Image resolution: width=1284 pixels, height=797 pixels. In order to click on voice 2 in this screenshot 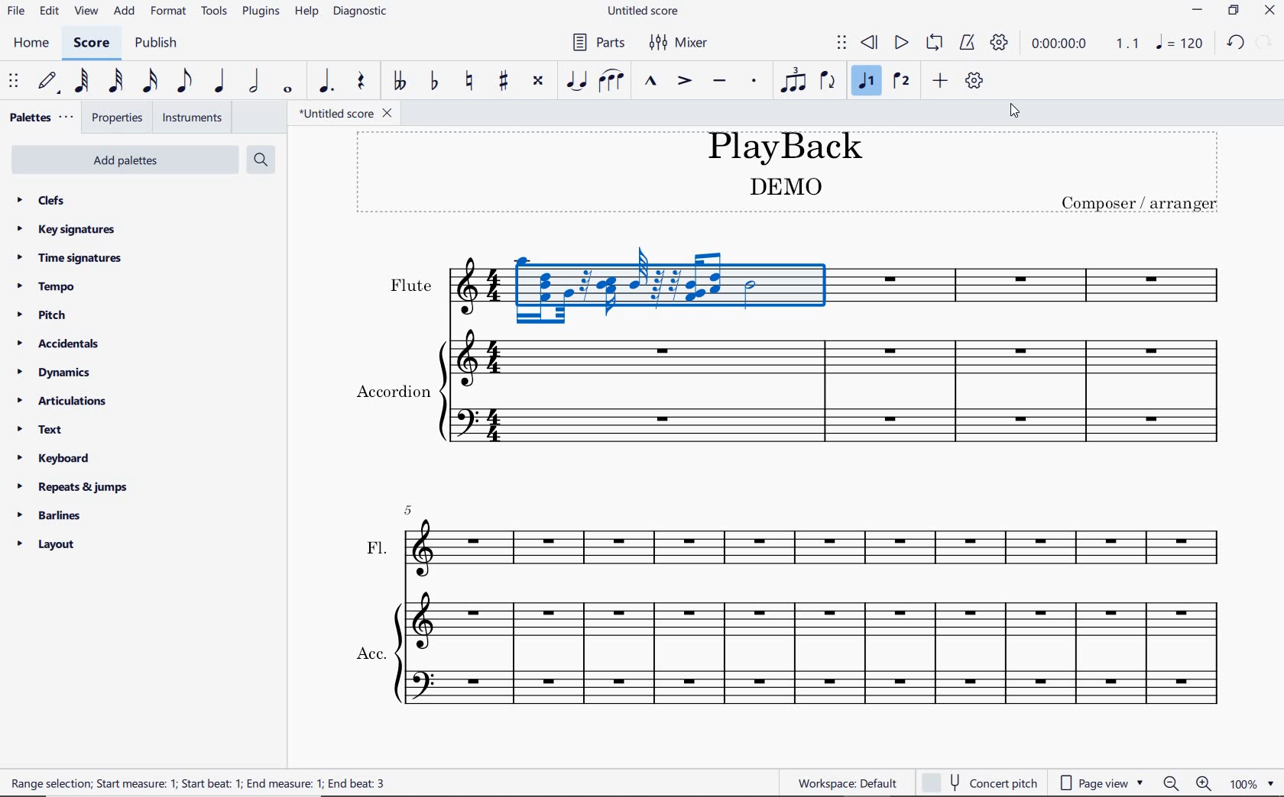, I will do `click(900, 81)`.